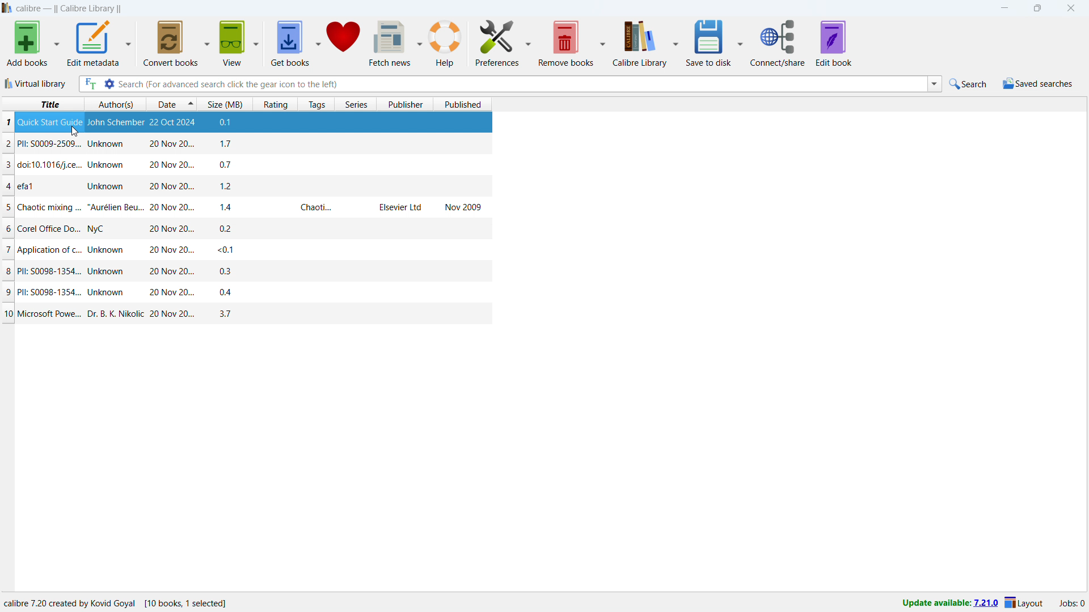 The image size is (1089, 612). Describe the element at coordinates (164, 104) in the screenshot. I see `sort by date` at that location.